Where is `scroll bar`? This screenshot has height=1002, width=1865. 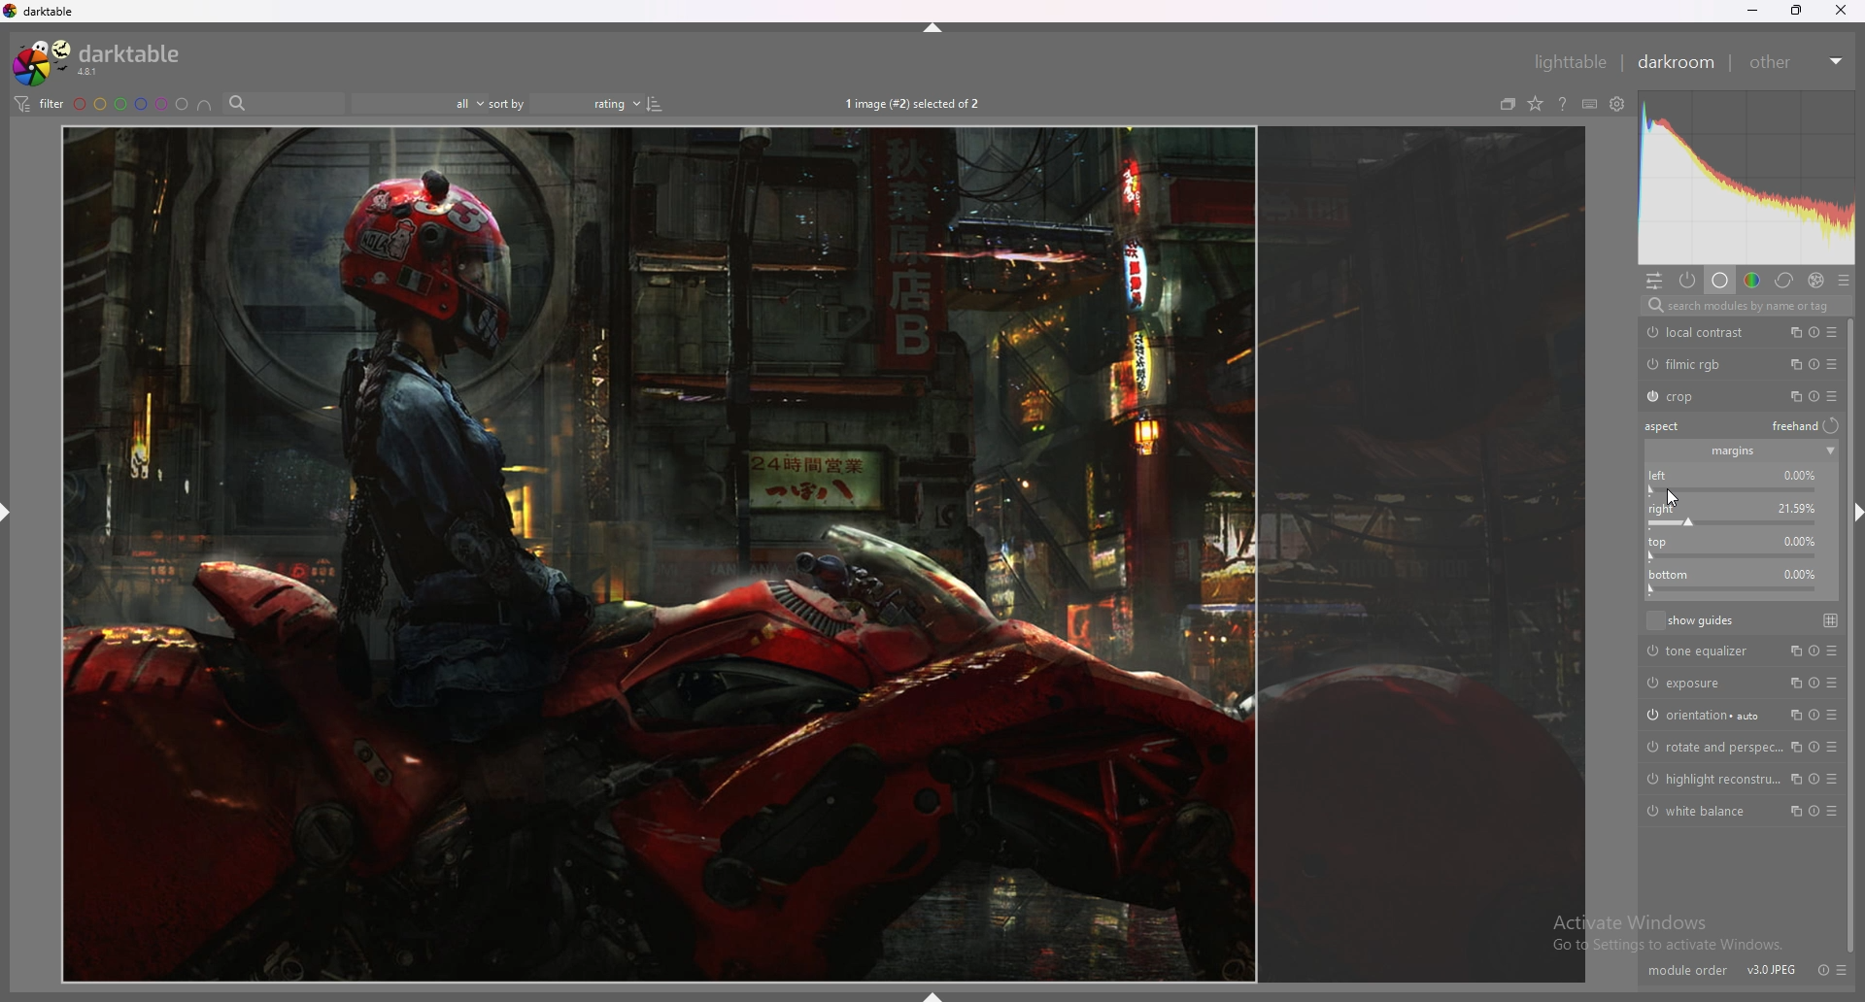
scroll bar is located at coordinates (1850, 635).